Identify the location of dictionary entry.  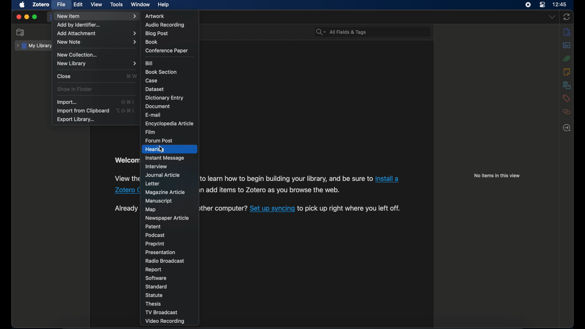
(164, 98).